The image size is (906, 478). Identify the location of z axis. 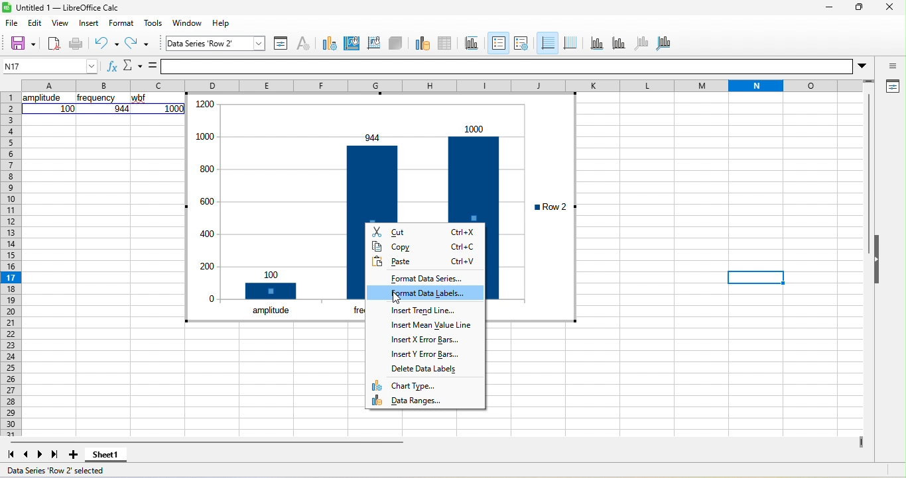
(646, 44).